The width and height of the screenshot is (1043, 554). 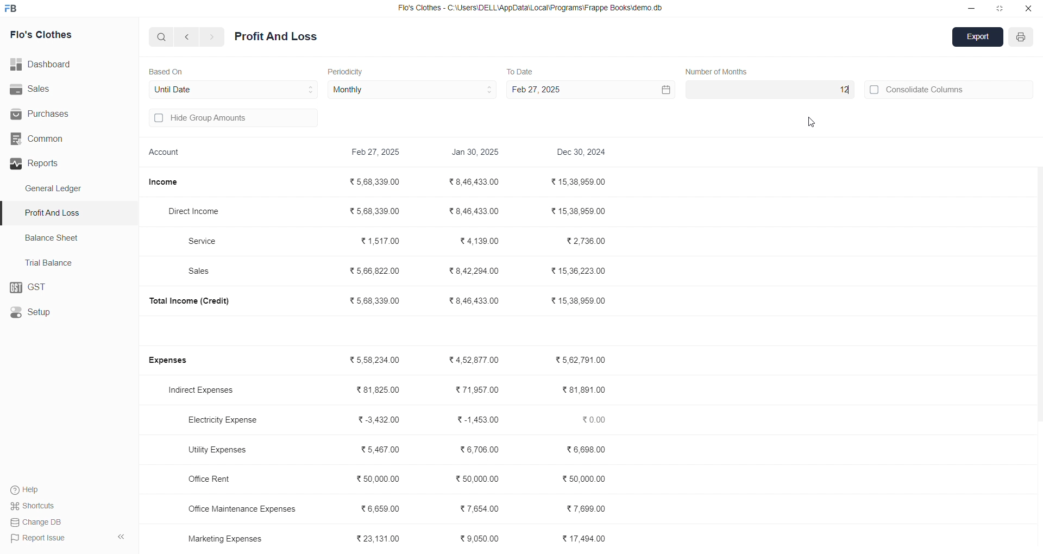 What do you see at coordinates (1000, 8) in the screenshot?
I see `resize` at bounding box center [1000, 8].